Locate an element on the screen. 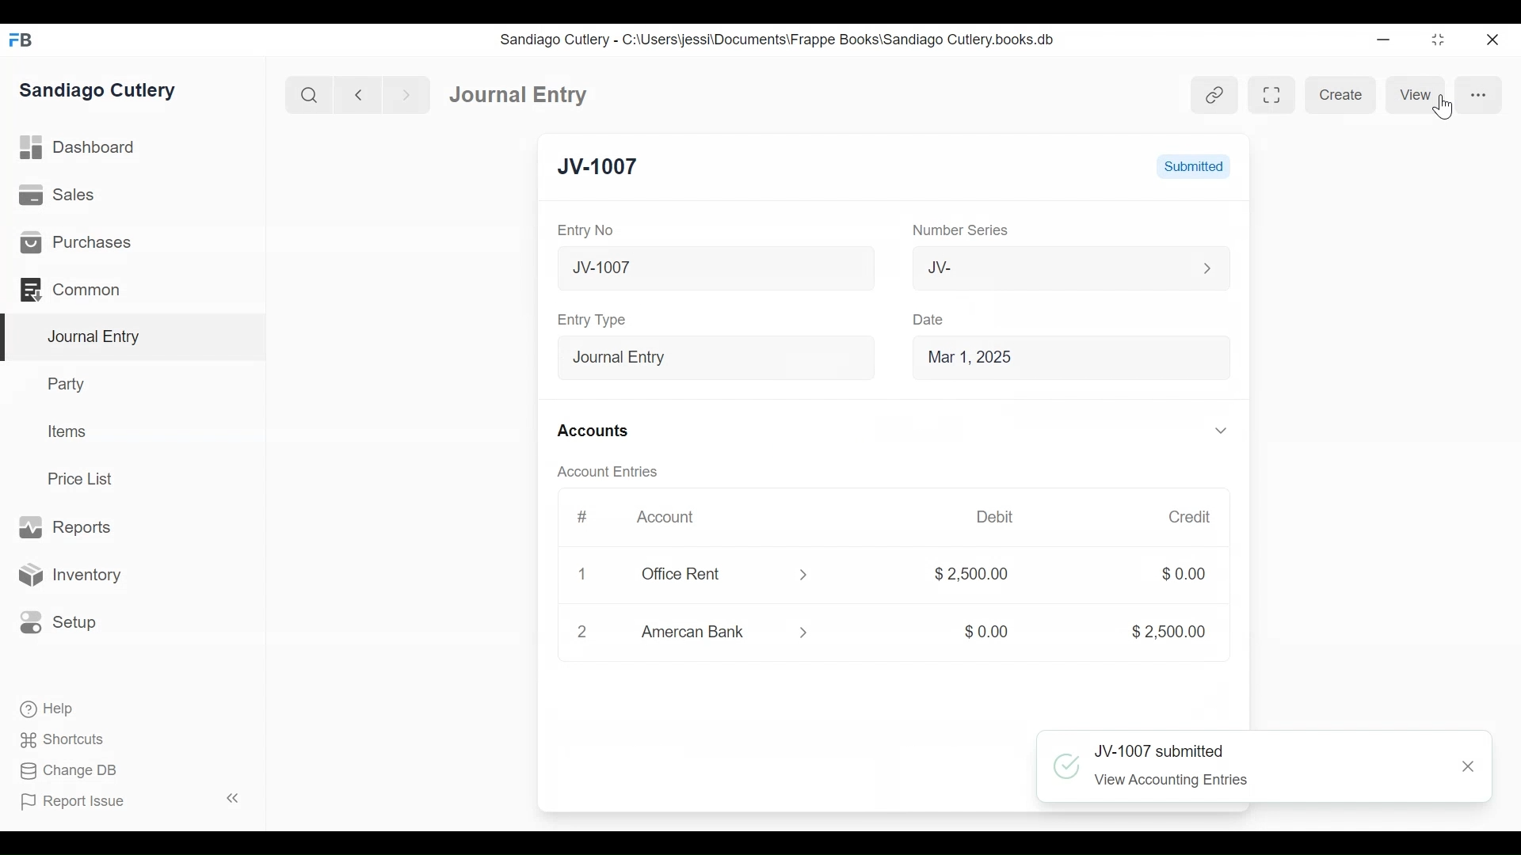 This screenshot has width=1521, height=855. Entry Type is located at coordinates (591, 319).